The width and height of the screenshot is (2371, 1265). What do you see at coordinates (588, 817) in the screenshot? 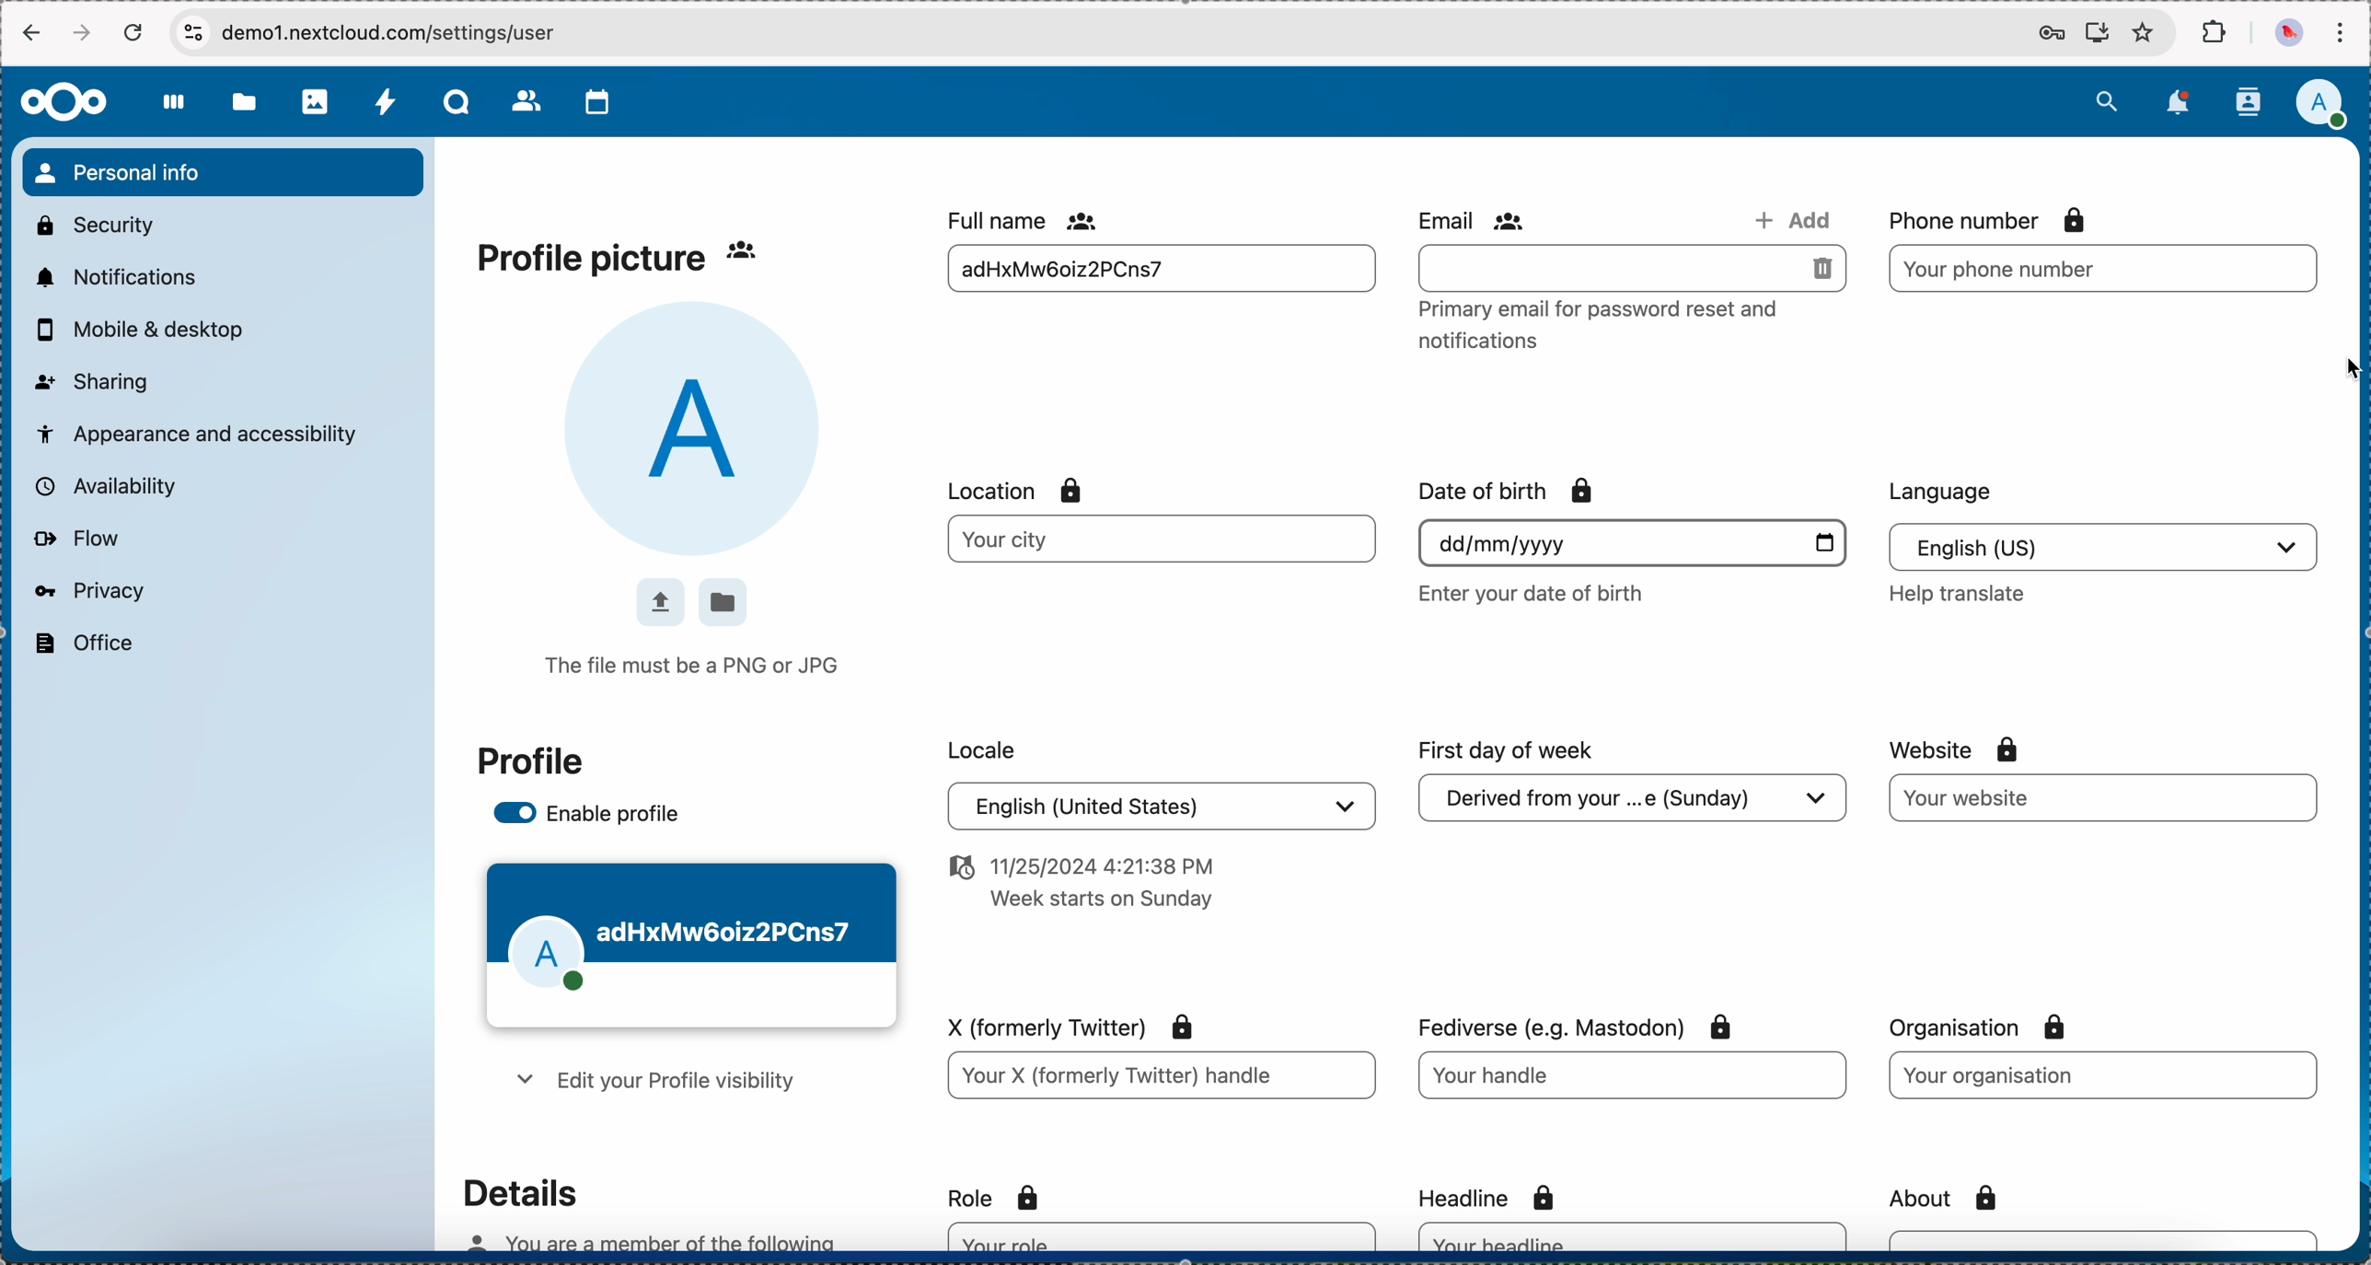
I see `enable profile` at bounding box center [588, 817].